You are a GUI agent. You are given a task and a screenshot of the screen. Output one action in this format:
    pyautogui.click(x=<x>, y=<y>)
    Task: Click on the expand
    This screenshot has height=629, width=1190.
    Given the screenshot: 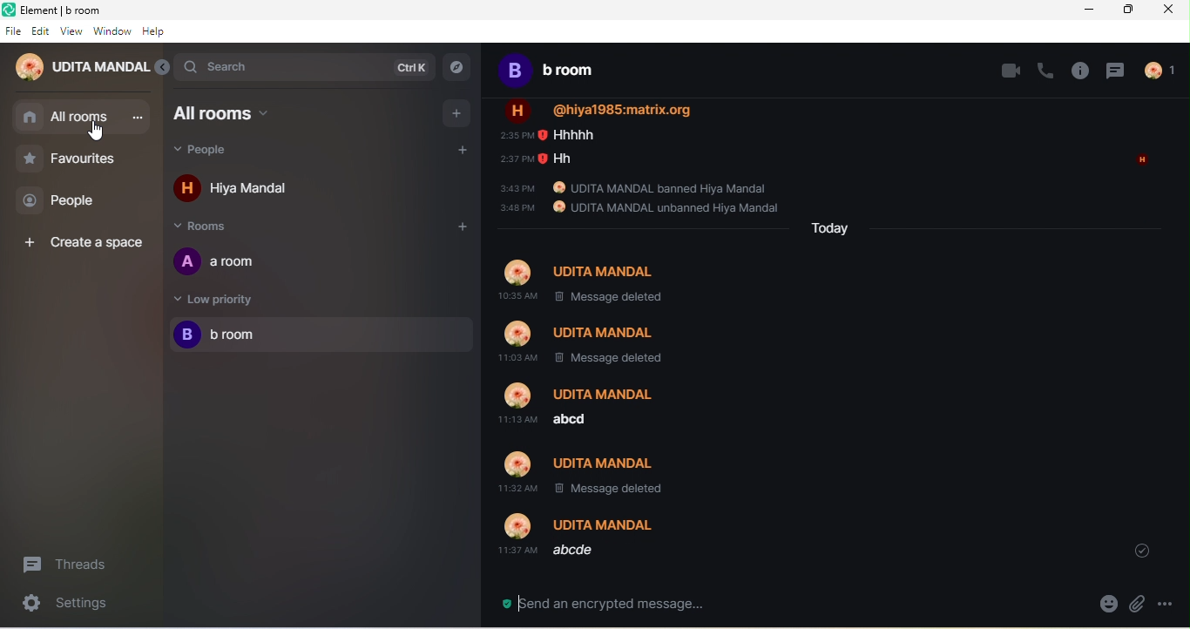 What is the action you would take?
    pyautogui.click(x=163, y=69)
    